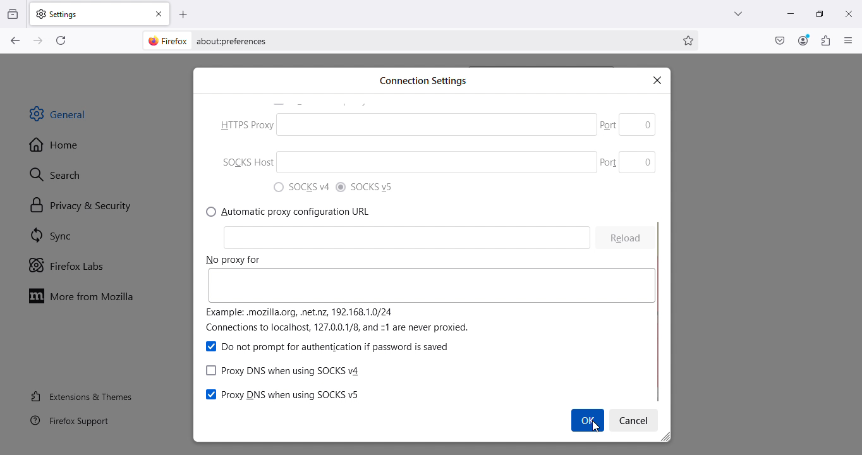 This screenshot has height=455, width=862. Describe the element at coordinates (434, 80) in the screenshot. I see `Search bar` at that location.